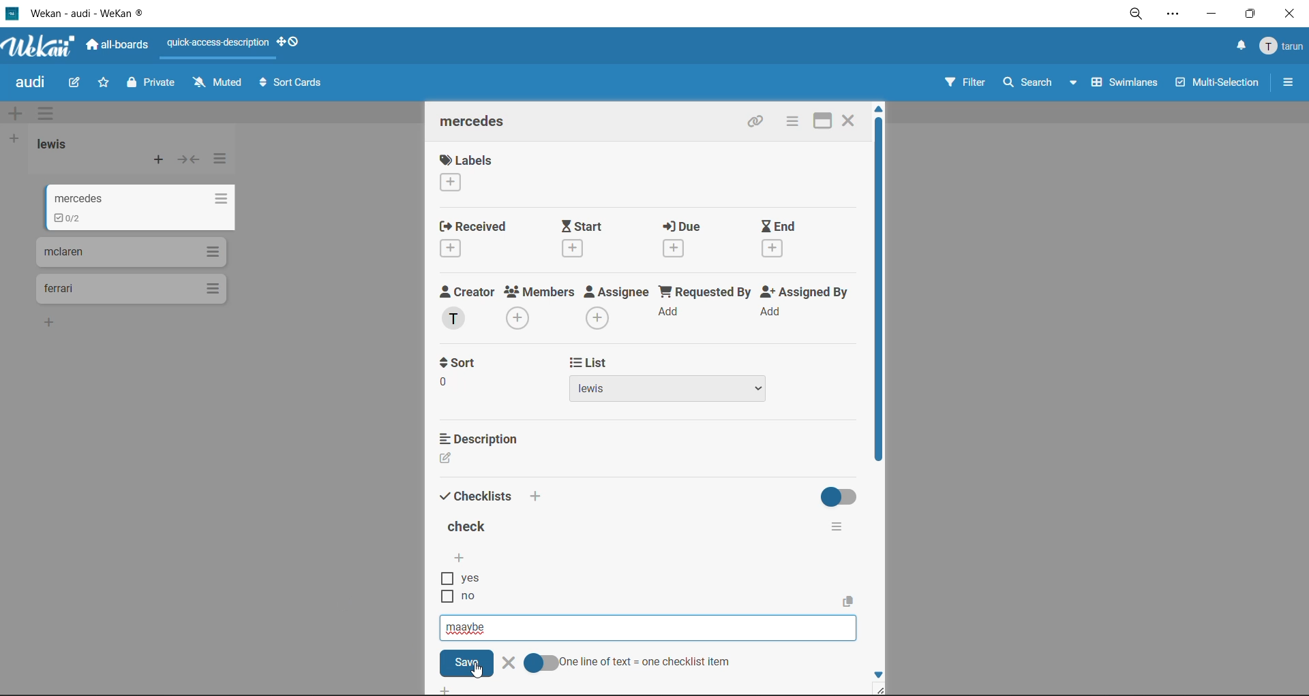  Describe the element at coordinates (520, 319) in the screenshot. I see `Add Member` at that location.